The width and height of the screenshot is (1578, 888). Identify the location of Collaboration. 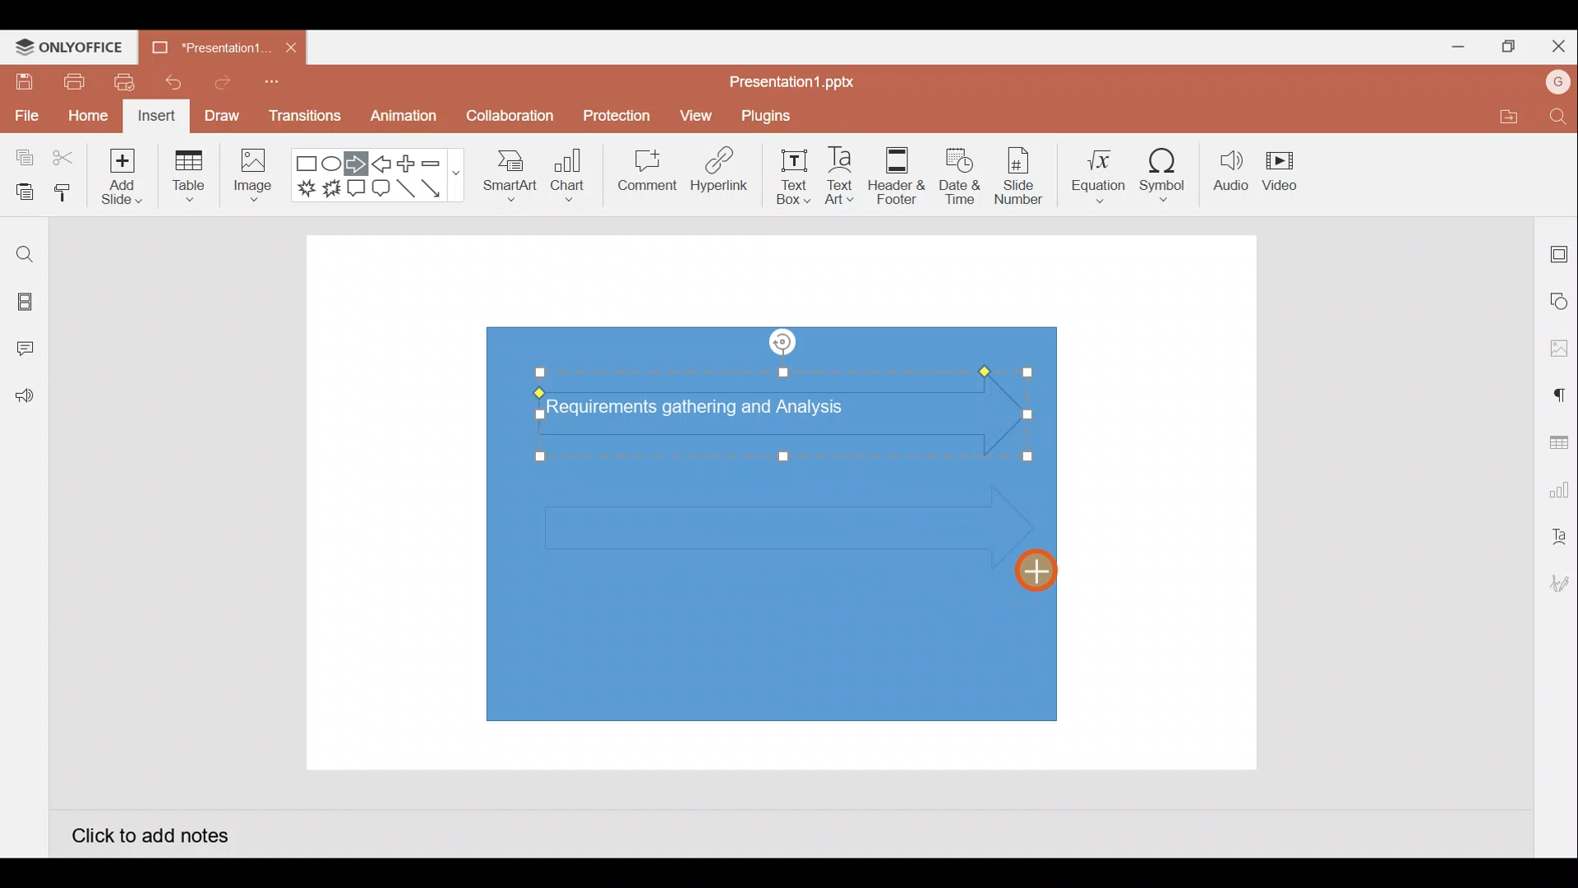
(508, 123).